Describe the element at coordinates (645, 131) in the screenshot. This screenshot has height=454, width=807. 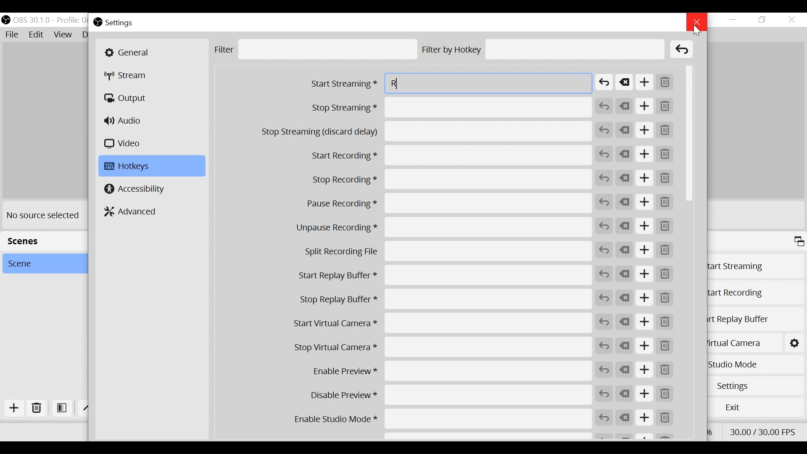
I see `Add` at that location.